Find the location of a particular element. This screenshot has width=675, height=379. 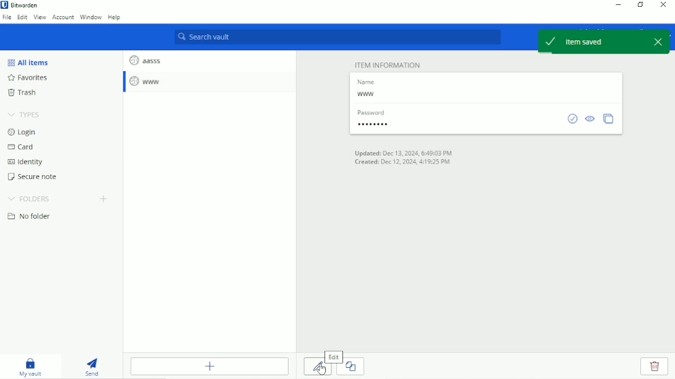

Trash is located at coordinates (22, 94).